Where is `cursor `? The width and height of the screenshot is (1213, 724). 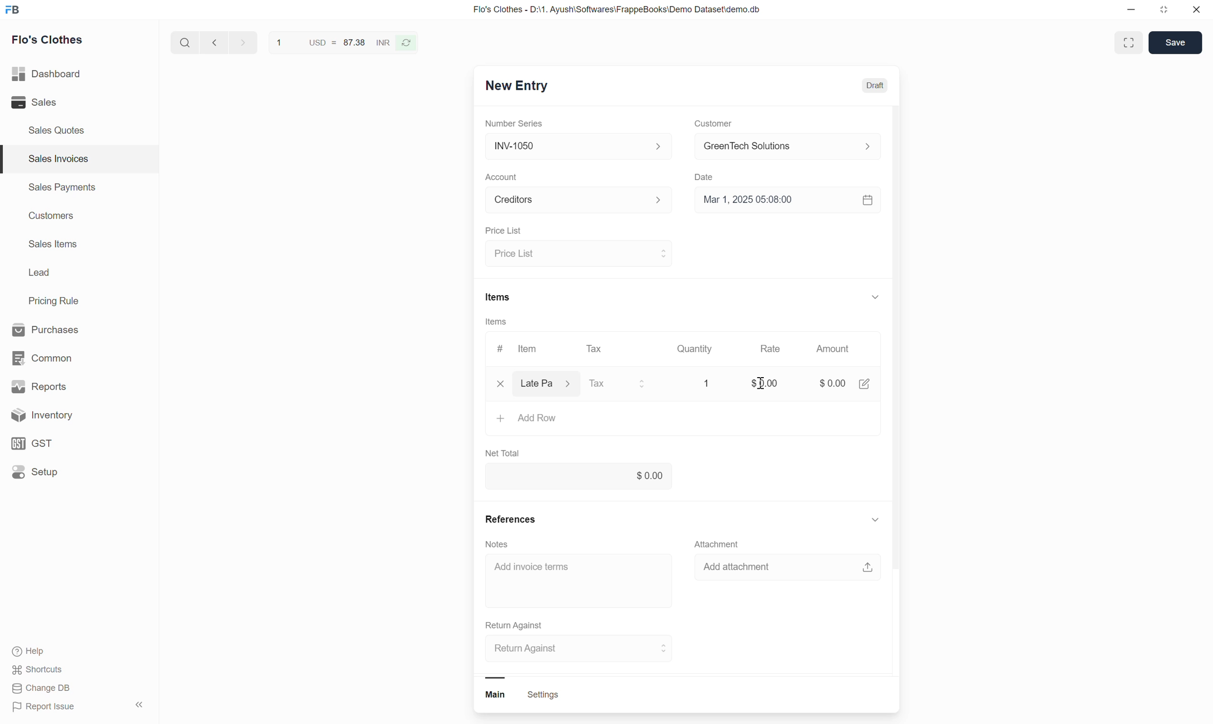 cursor  is located at coordinates (759, 385).